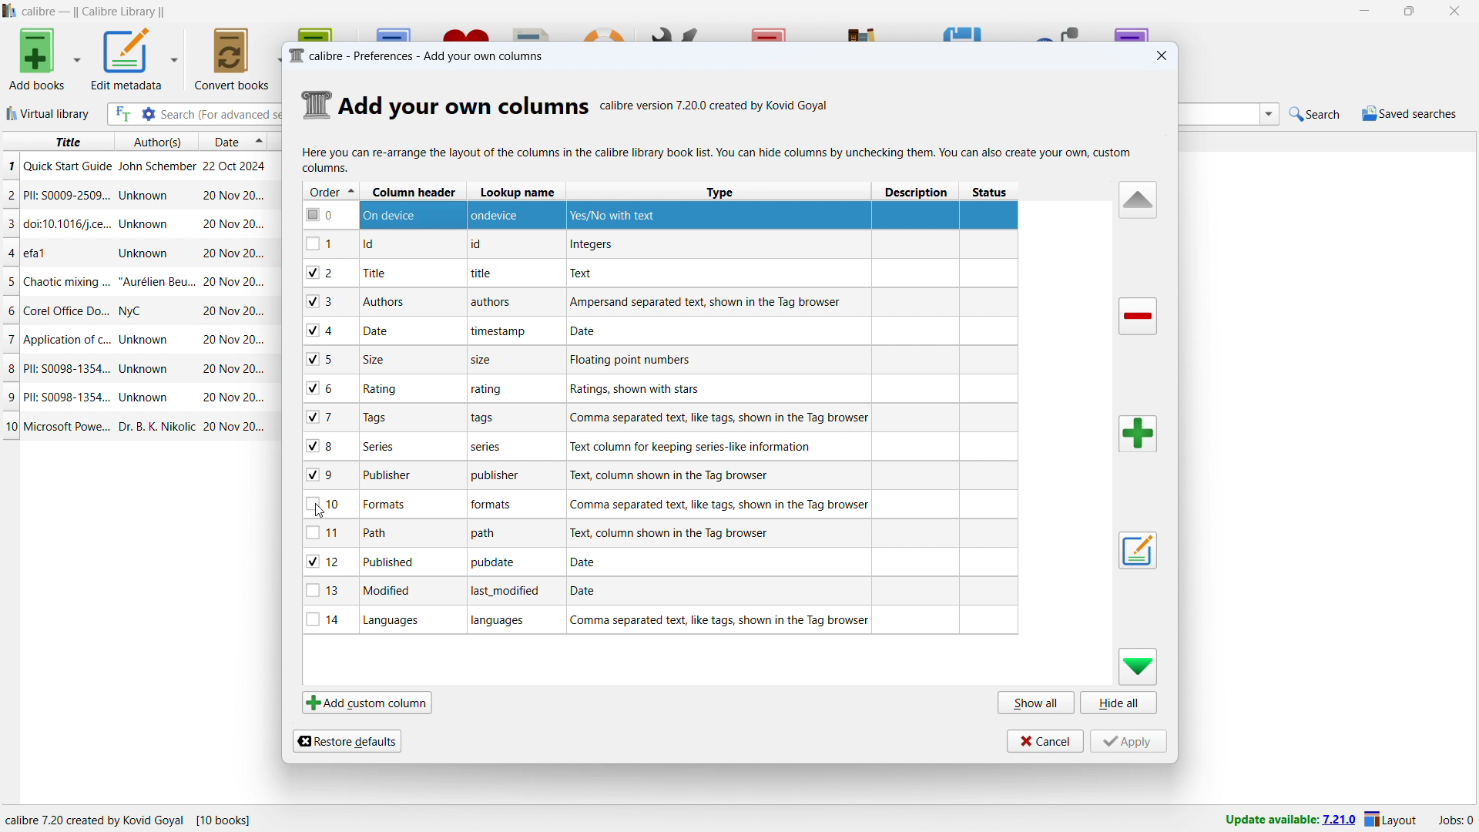 Image resolution: width=1479 pixels, height=832 pixels. Describe the element at coordinates (660, 243) in the screenshot. I see `EL] on] ie bn 2` at that location.